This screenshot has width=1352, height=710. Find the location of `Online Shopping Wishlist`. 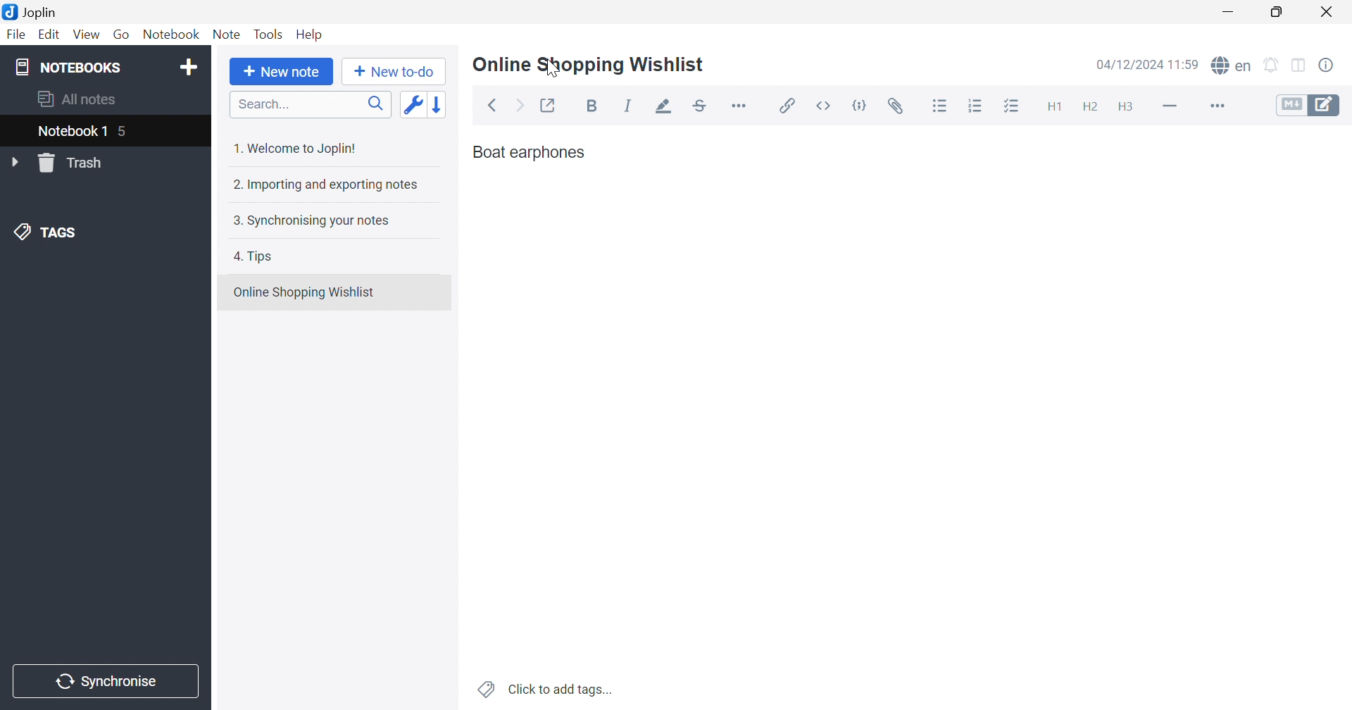

Online Shopping Wishlist is located at coordinates (589, 66).